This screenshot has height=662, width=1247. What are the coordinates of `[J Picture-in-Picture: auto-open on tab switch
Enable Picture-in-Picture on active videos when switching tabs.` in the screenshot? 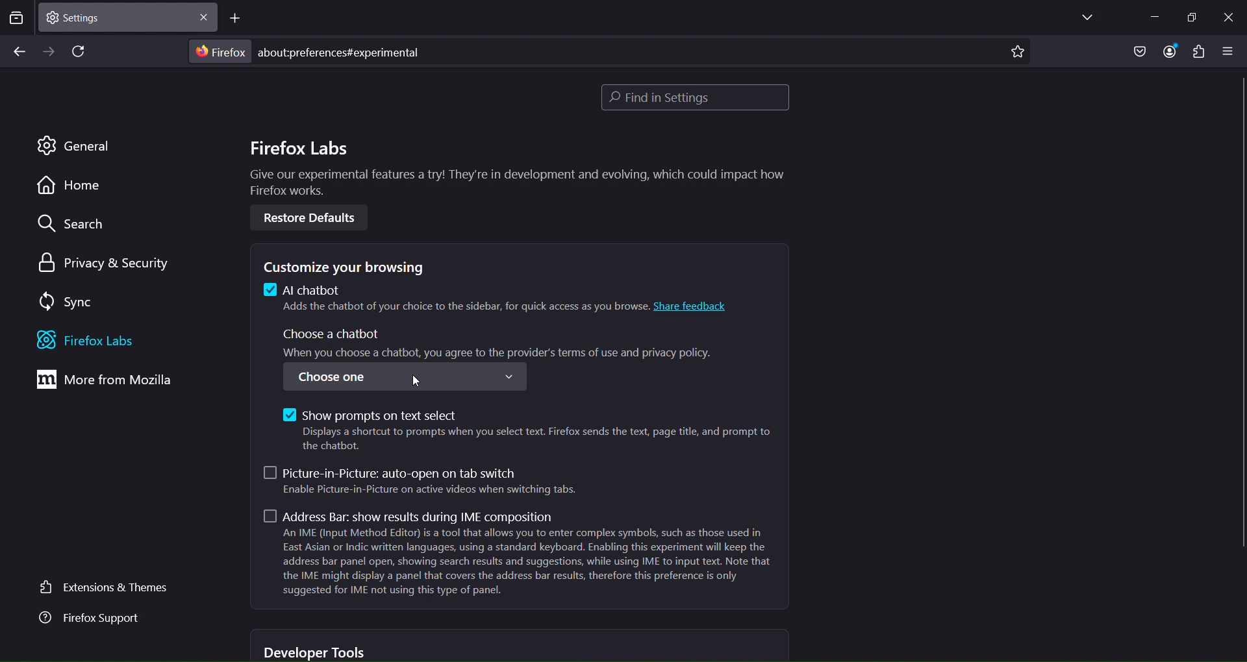 It's located at (424, 481).